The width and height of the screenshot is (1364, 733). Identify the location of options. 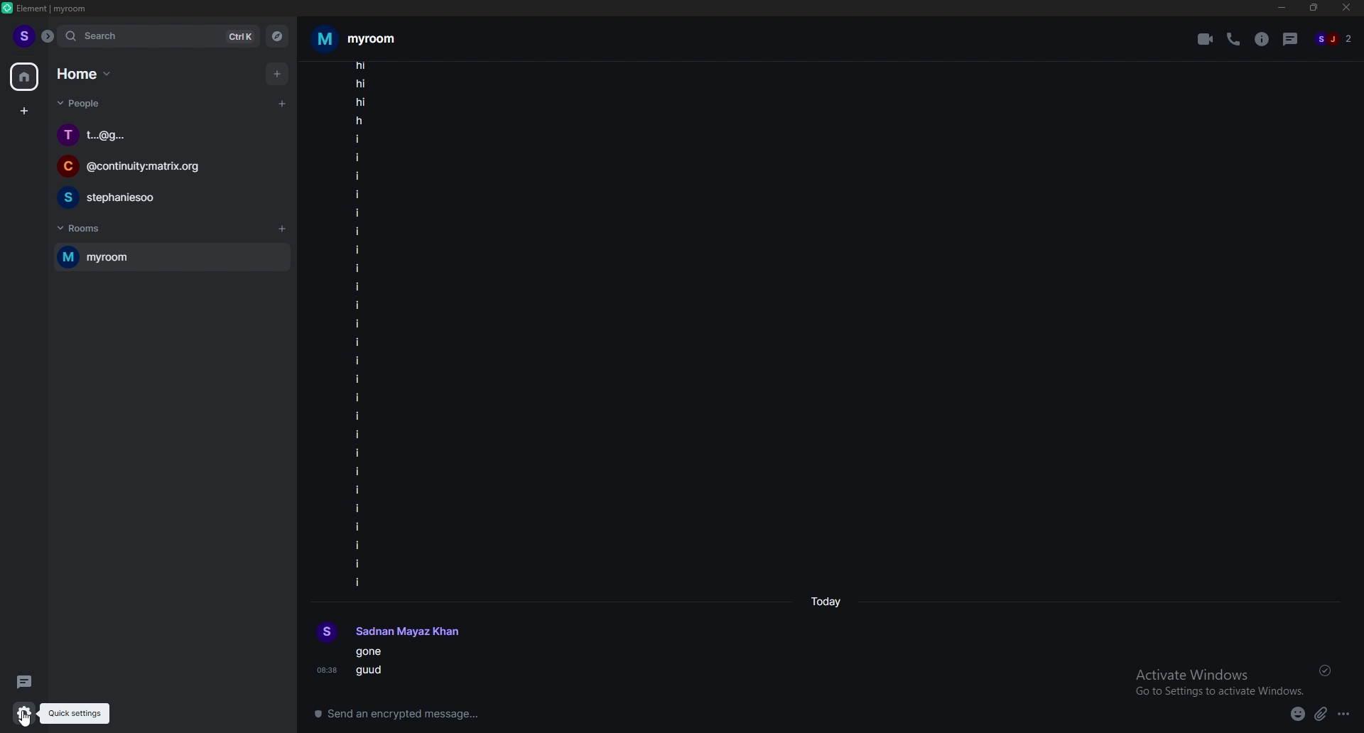
(1343, 714).